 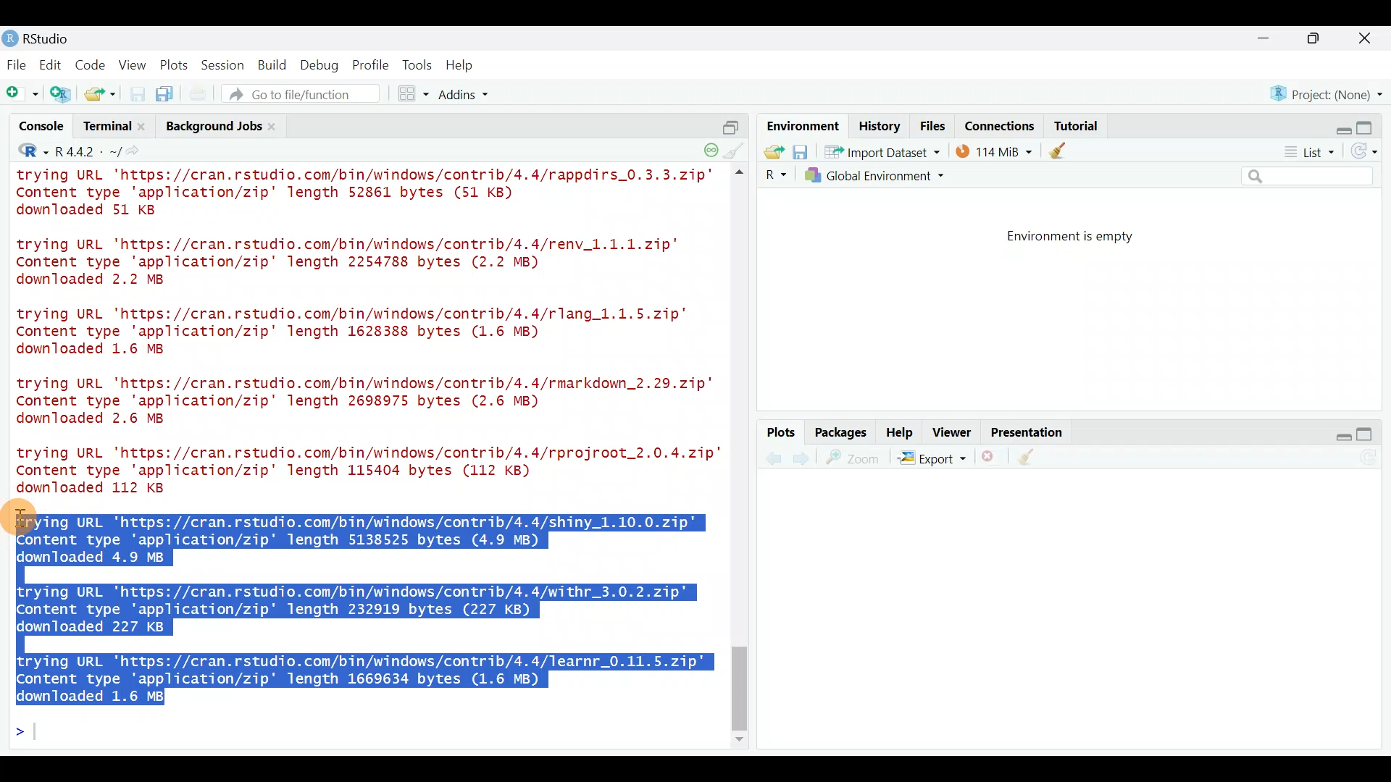 I want to click on maximize, so click(x=1371, y=434).